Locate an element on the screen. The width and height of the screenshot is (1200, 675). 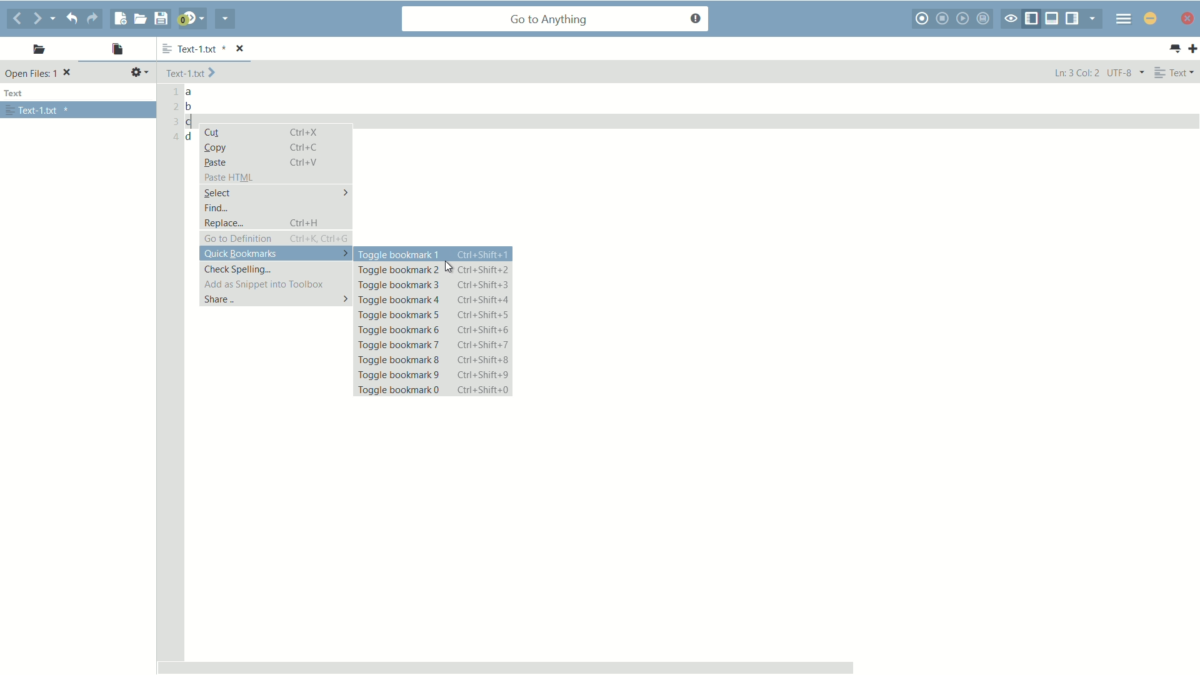
show/hide bottom pane is located at coordinates (1052, 18).